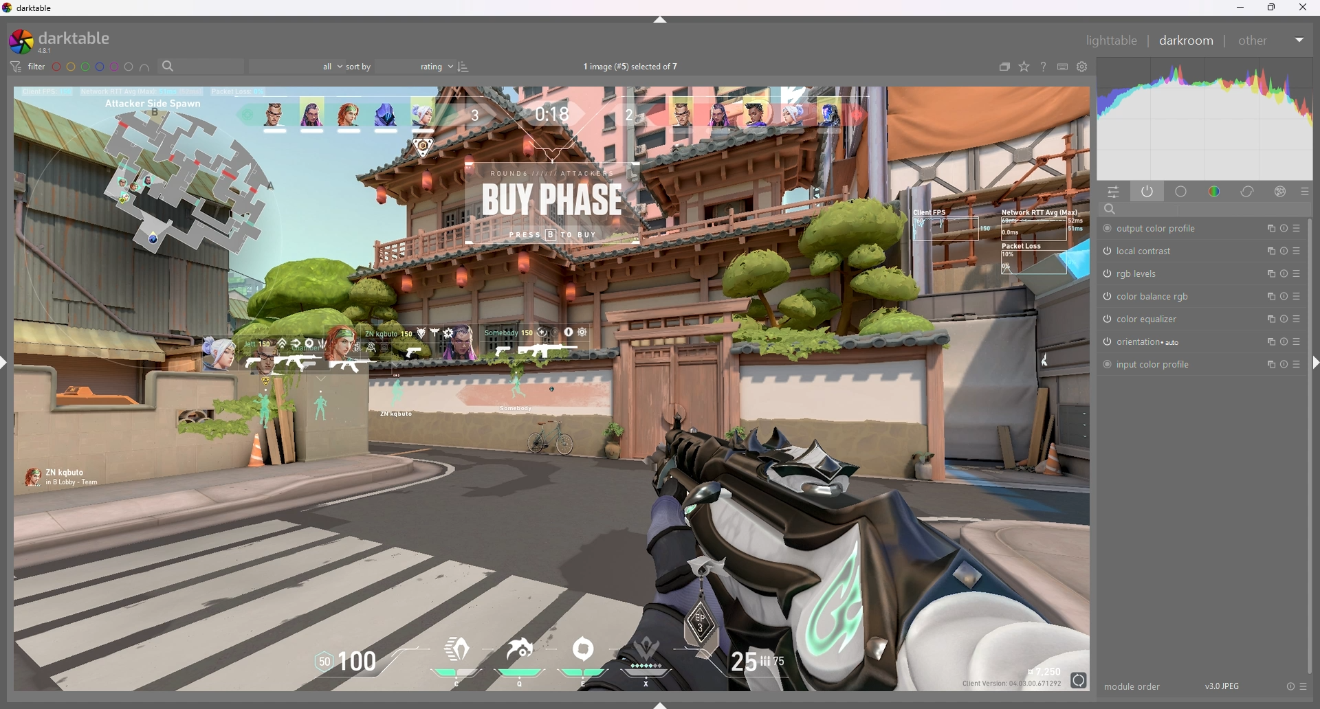 This screenshot has height=709, width=1320. What do you see at coordinates (1226, 686) in the screenshot?
I see `version` at bounding box center [1226, 686].